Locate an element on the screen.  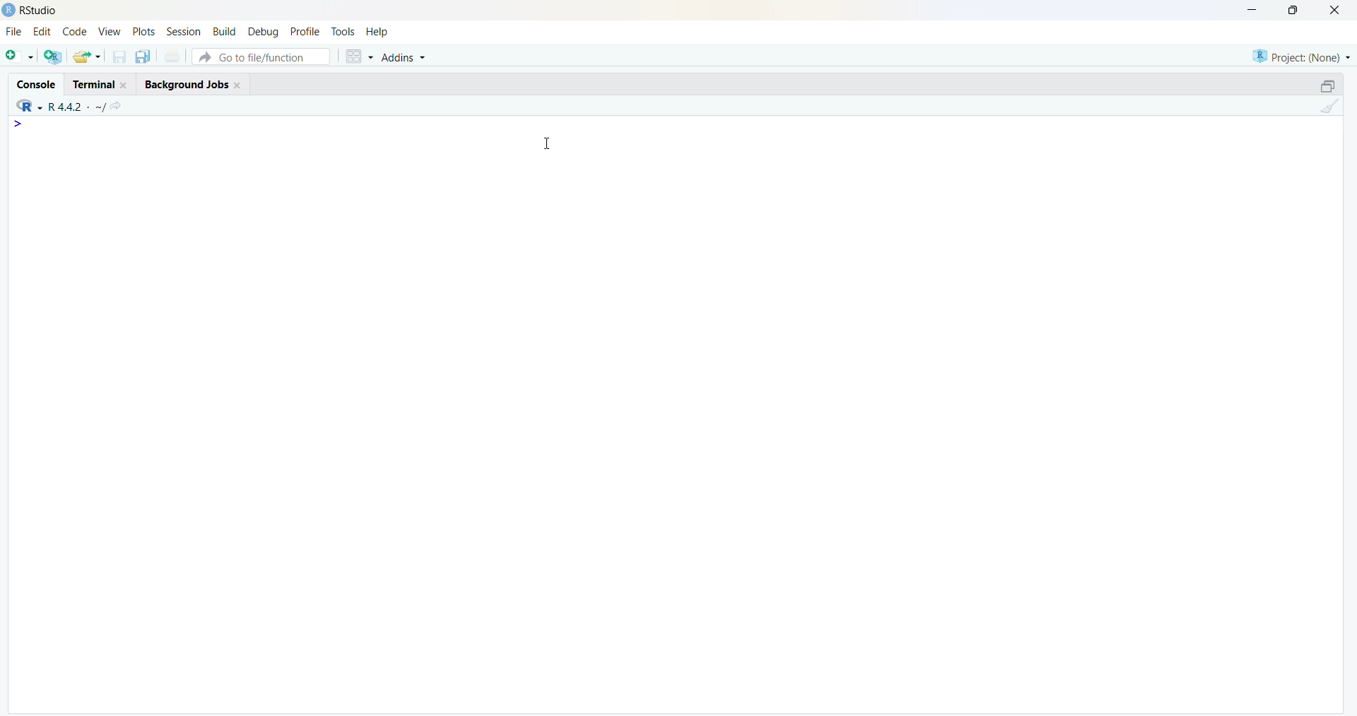
debug is located at coordinates (263, 33).